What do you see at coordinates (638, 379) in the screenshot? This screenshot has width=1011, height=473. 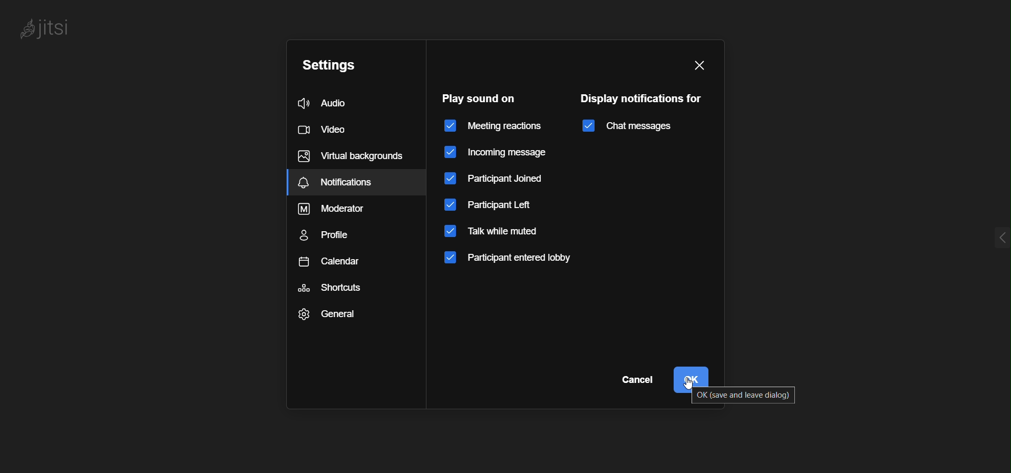 I see `cancel` at bounding box center [638, 379].